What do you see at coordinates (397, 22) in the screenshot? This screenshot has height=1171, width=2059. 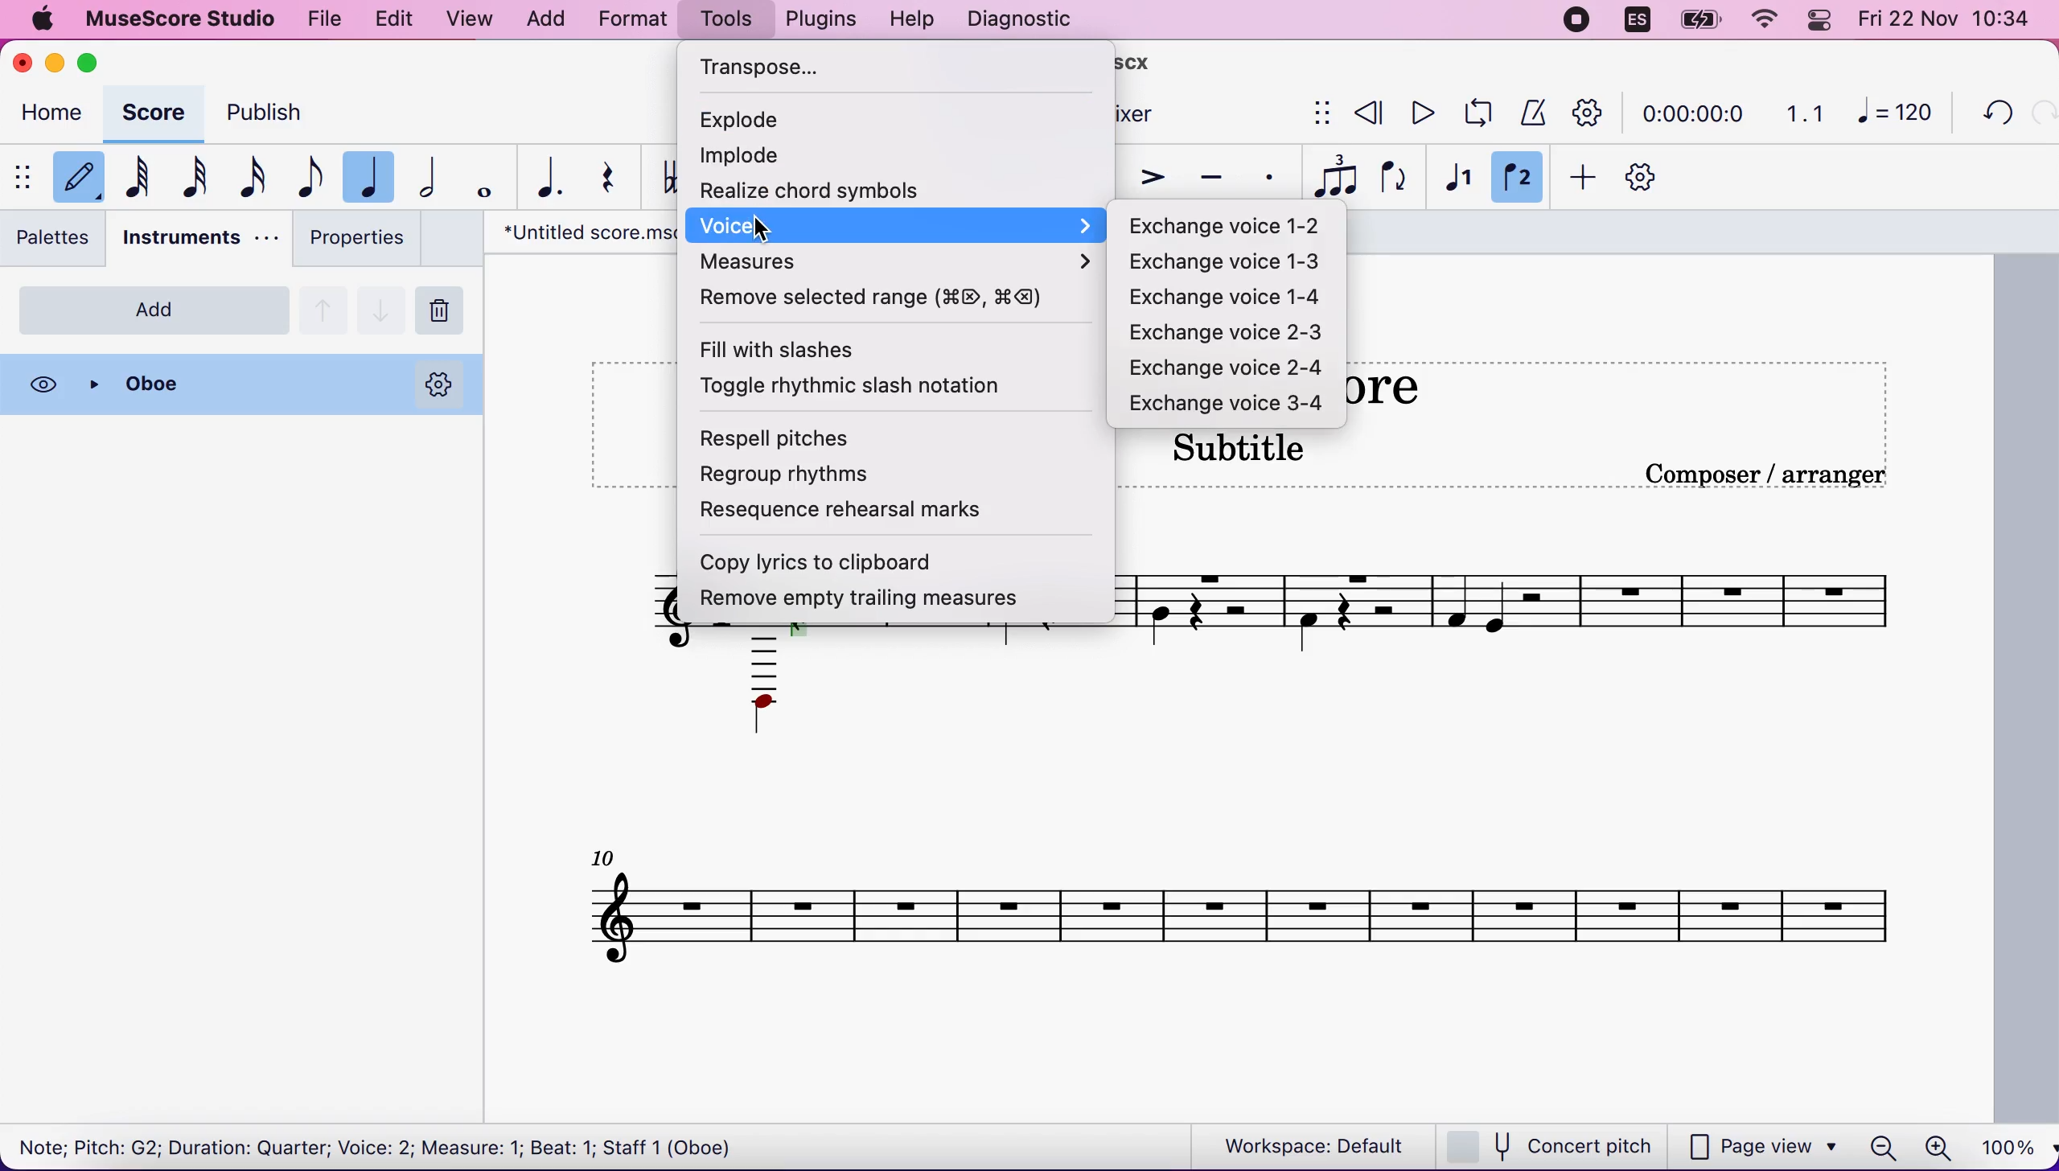 I see `edit` at bounding box center [397, 22].